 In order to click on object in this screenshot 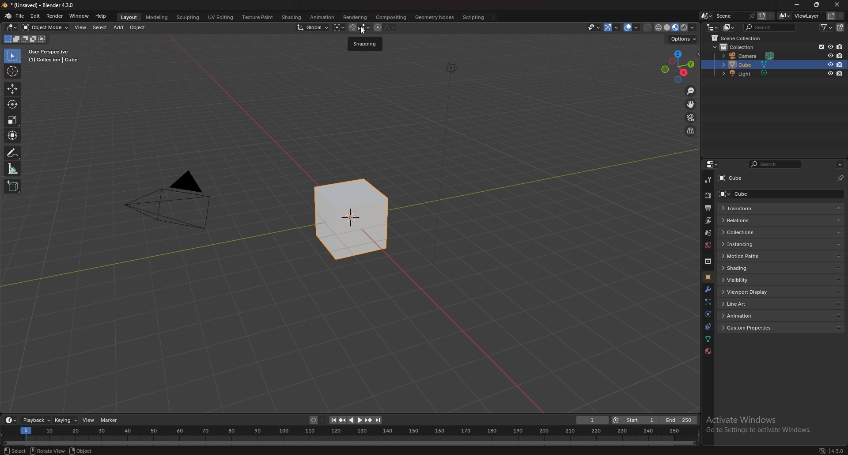, I will do `click(138, 28)`.